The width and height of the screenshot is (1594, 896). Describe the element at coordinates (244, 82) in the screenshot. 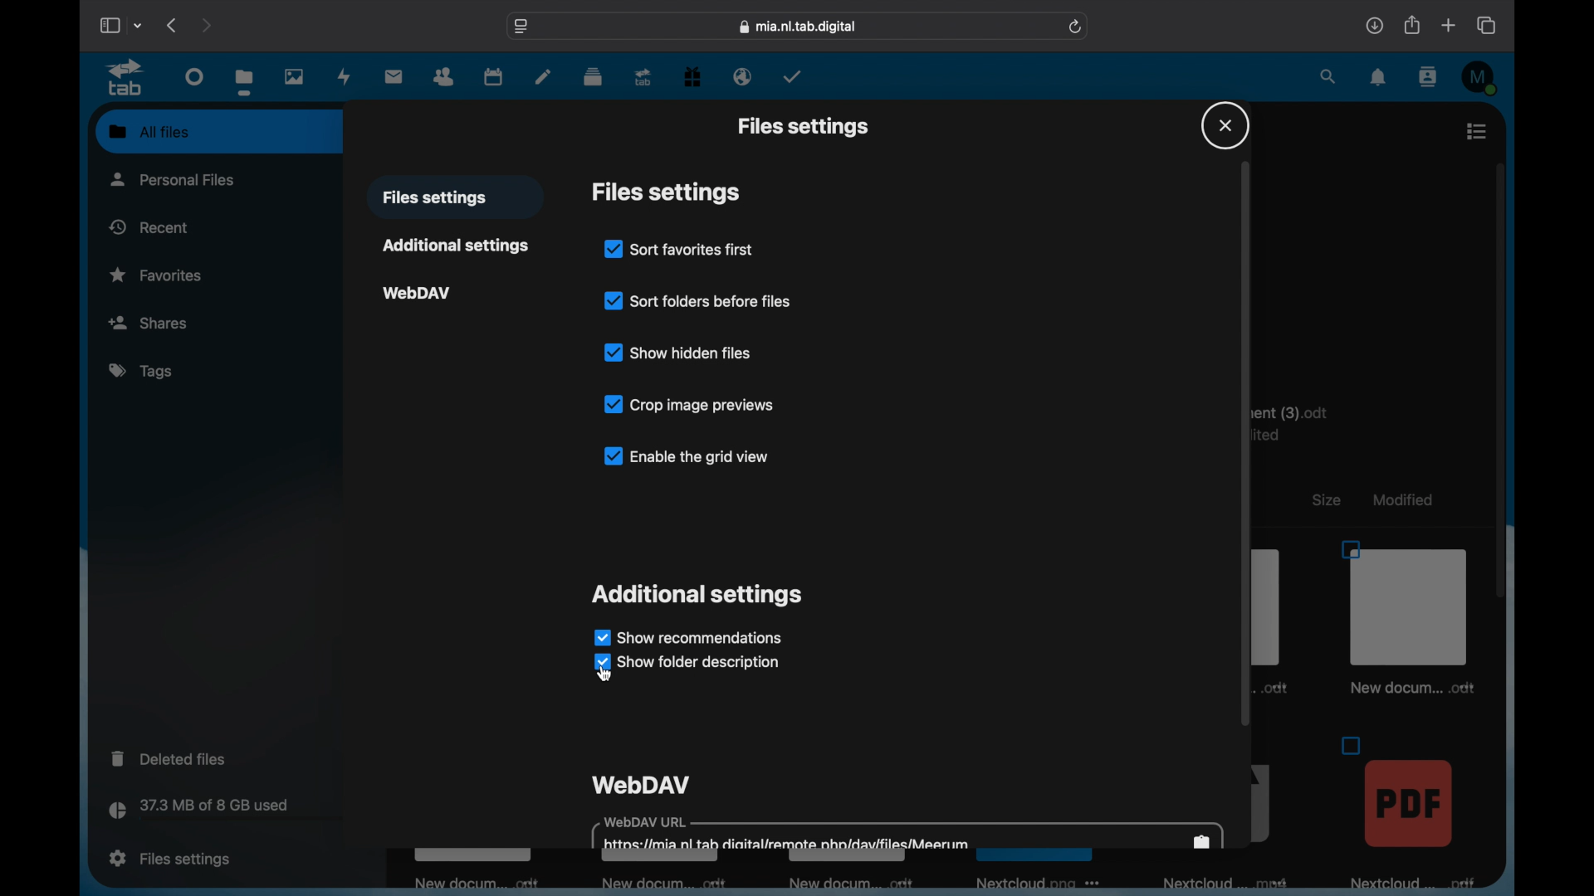

I see `files` at that location.